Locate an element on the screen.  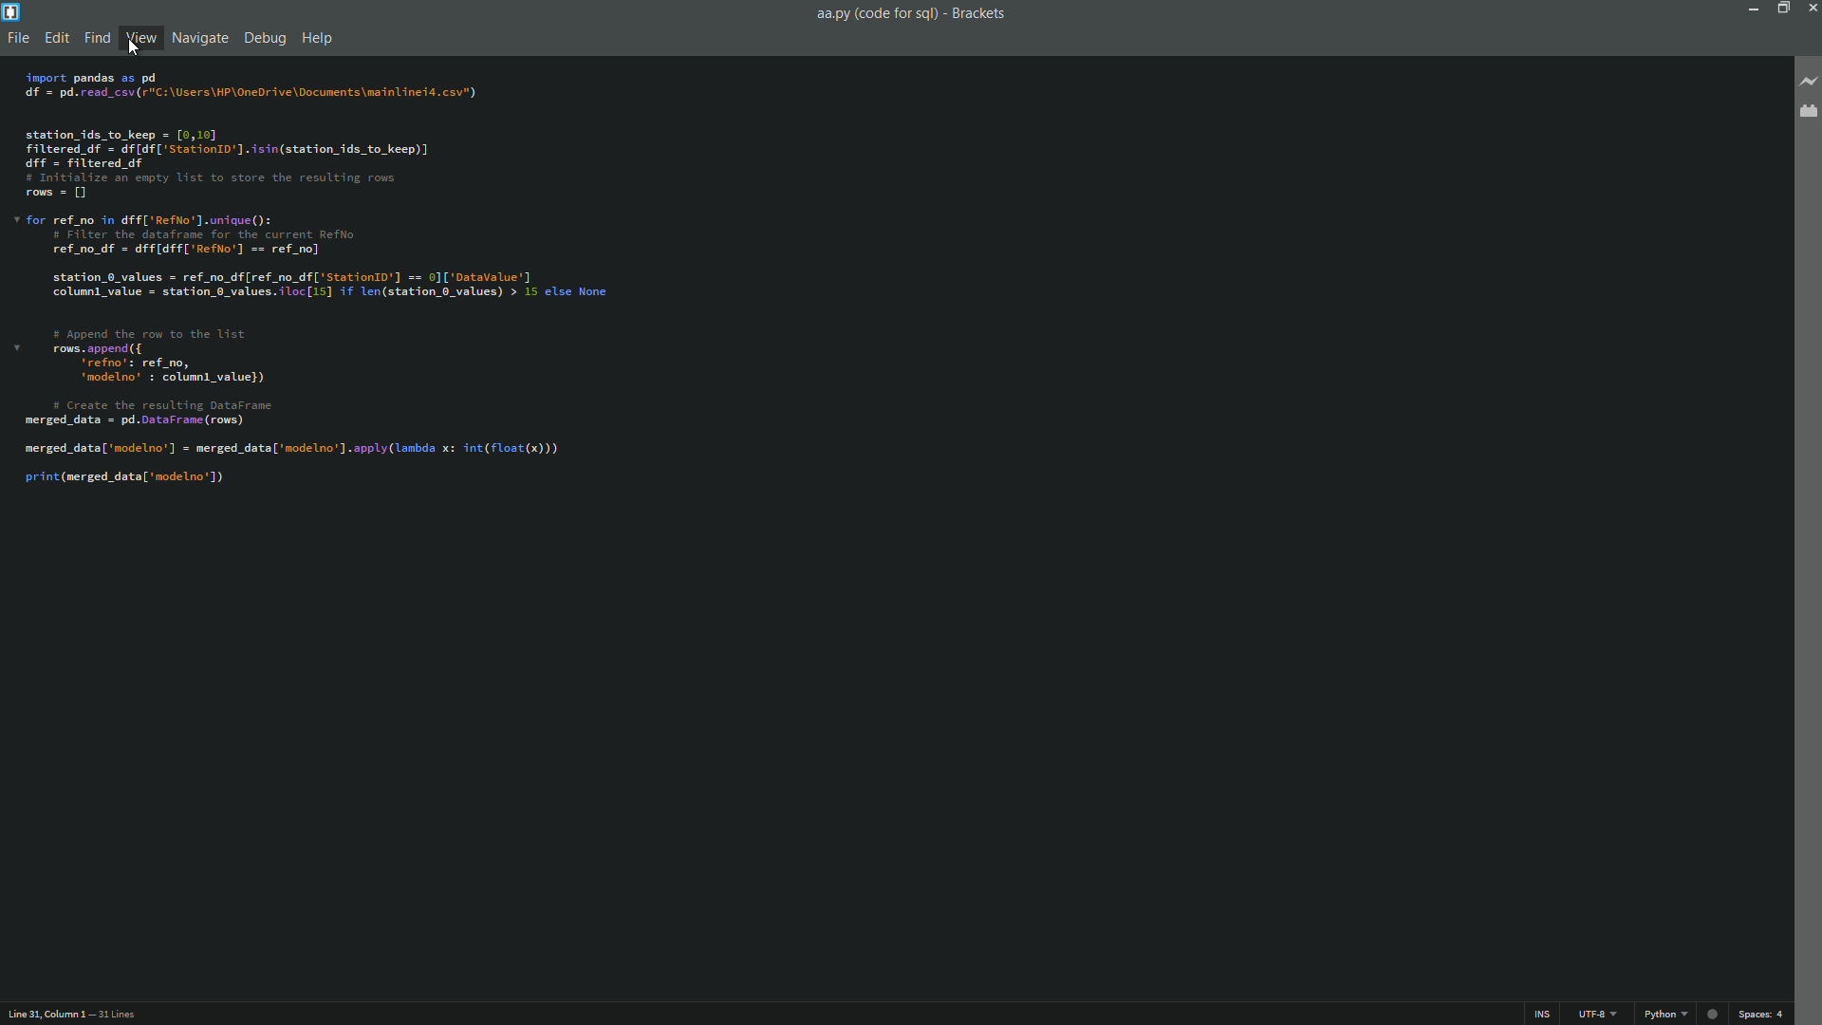
edit menu is located at coordinates (55, 35).